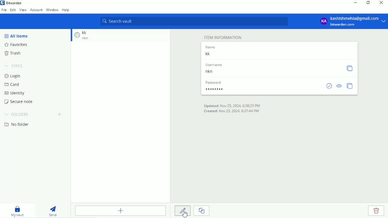  I want to click on Account, so click(37, 10).